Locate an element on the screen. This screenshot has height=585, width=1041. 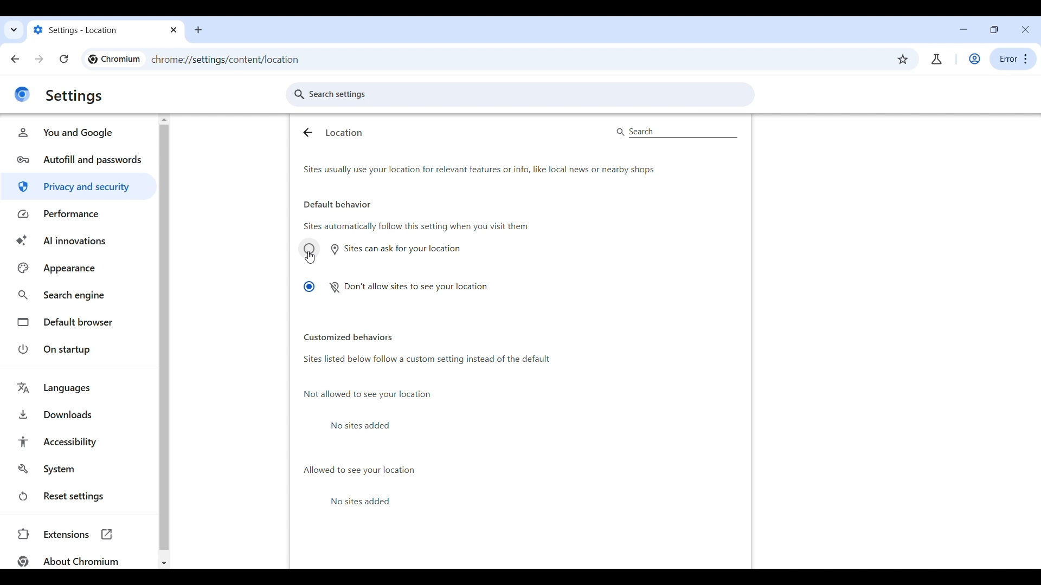
Settings  is located at coordinates (75, 96).